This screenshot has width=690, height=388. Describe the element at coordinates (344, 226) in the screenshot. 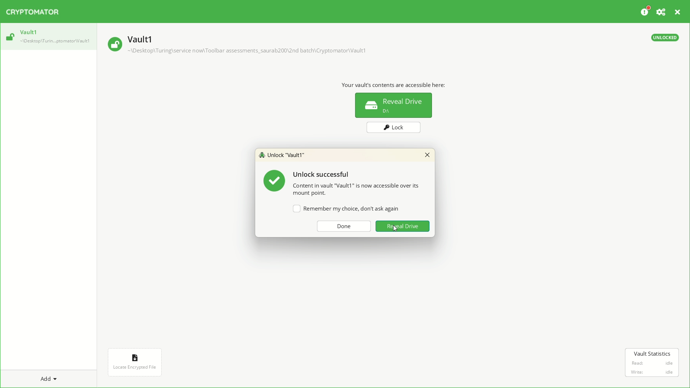

I see `done` at that location.